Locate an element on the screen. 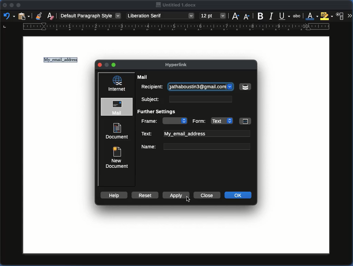 This screenshot has height=266, width=353. Text is located at coordinates (196, 134).